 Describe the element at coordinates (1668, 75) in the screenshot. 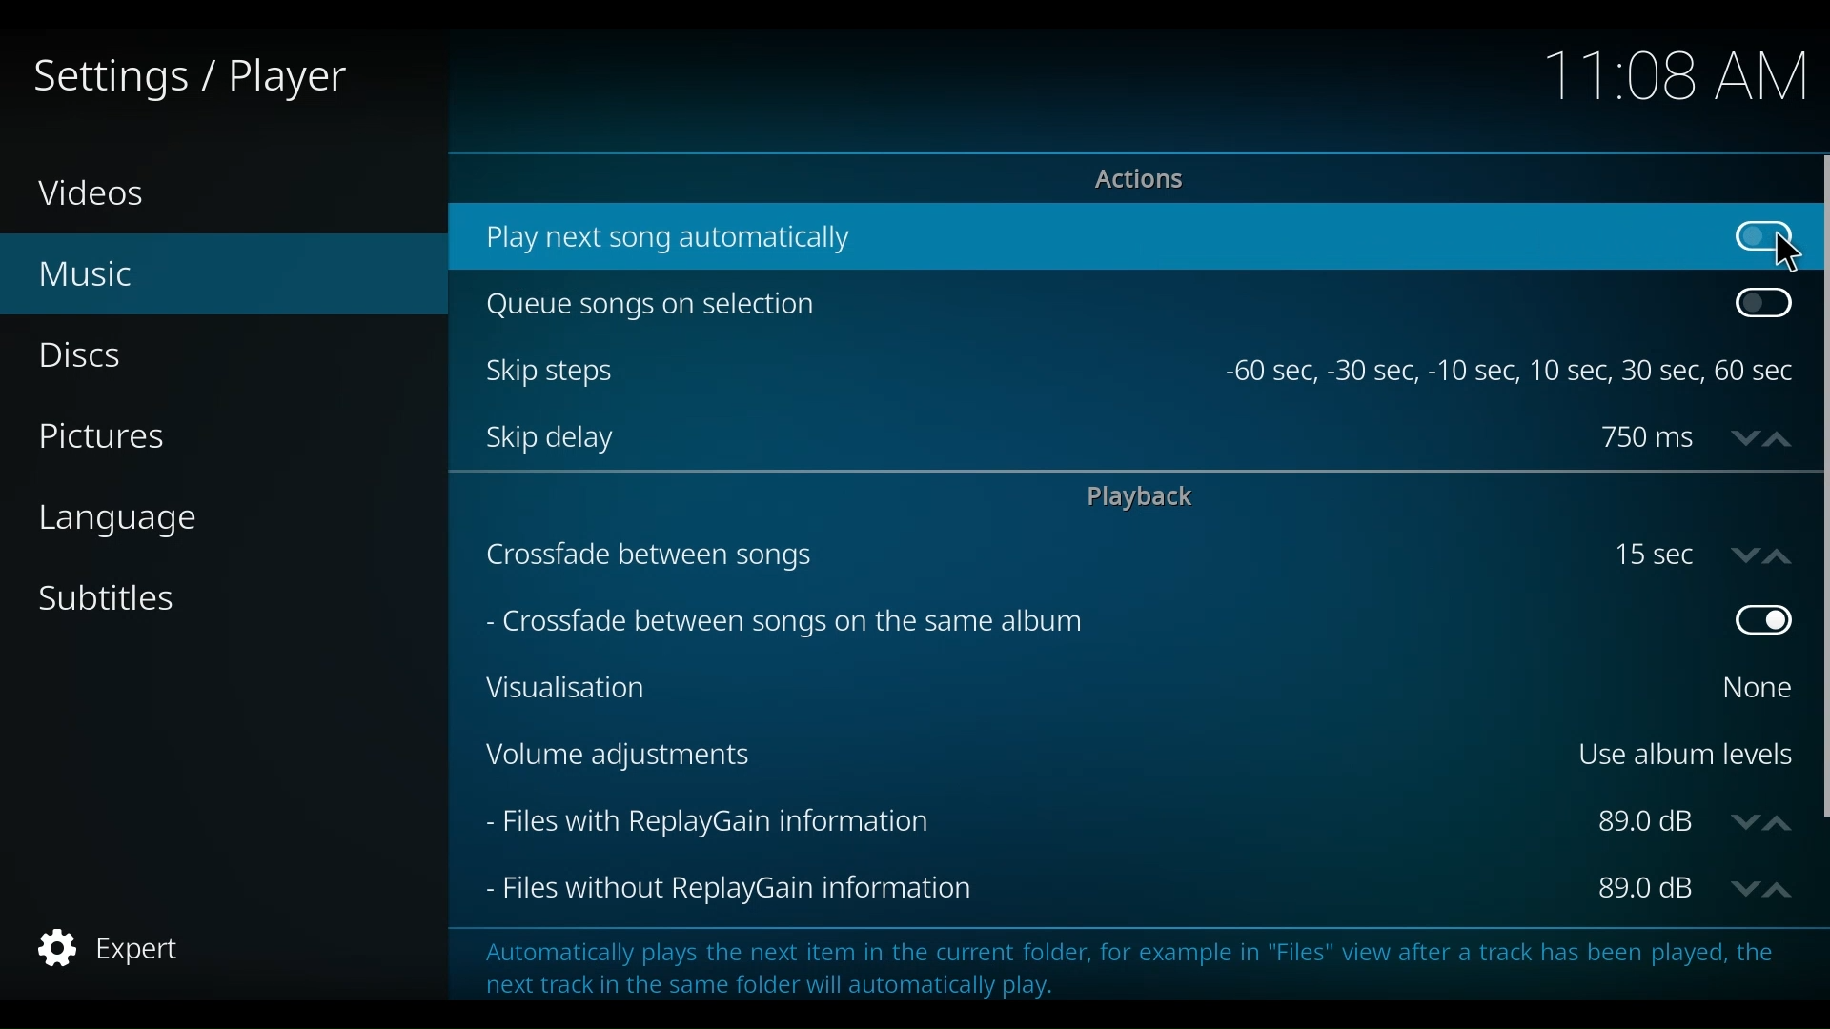

I see `time` at that location.